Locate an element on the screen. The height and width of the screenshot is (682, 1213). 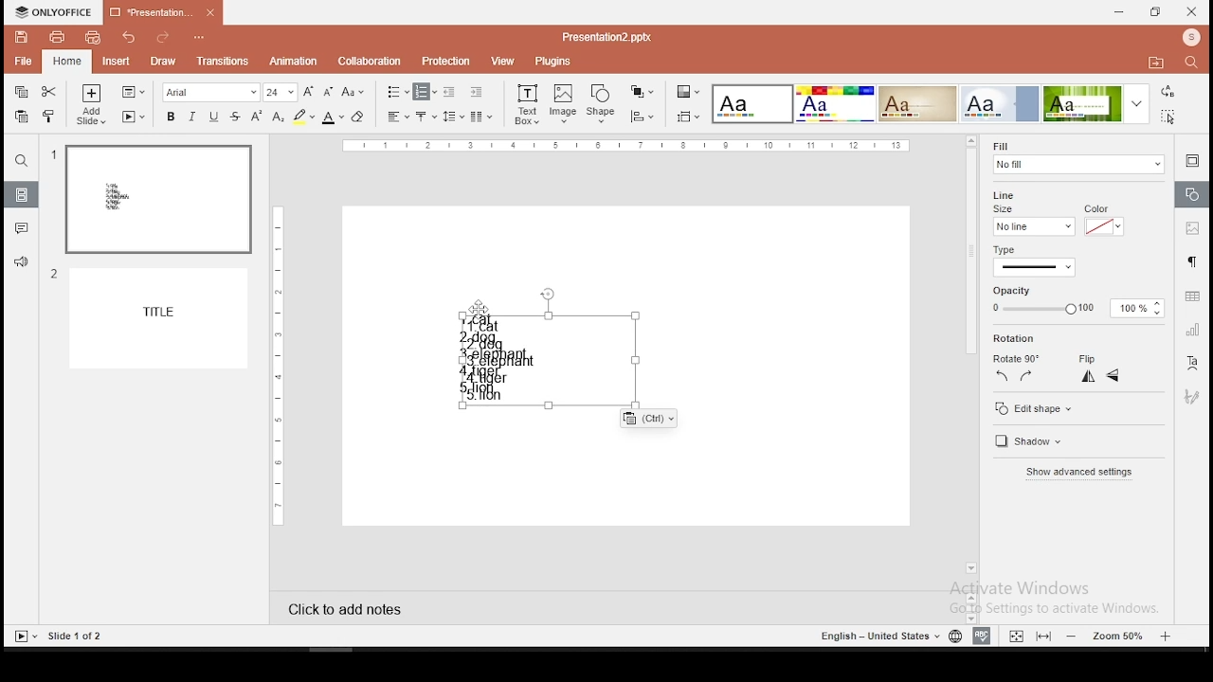
spell check is located at coordinates (985, 637).